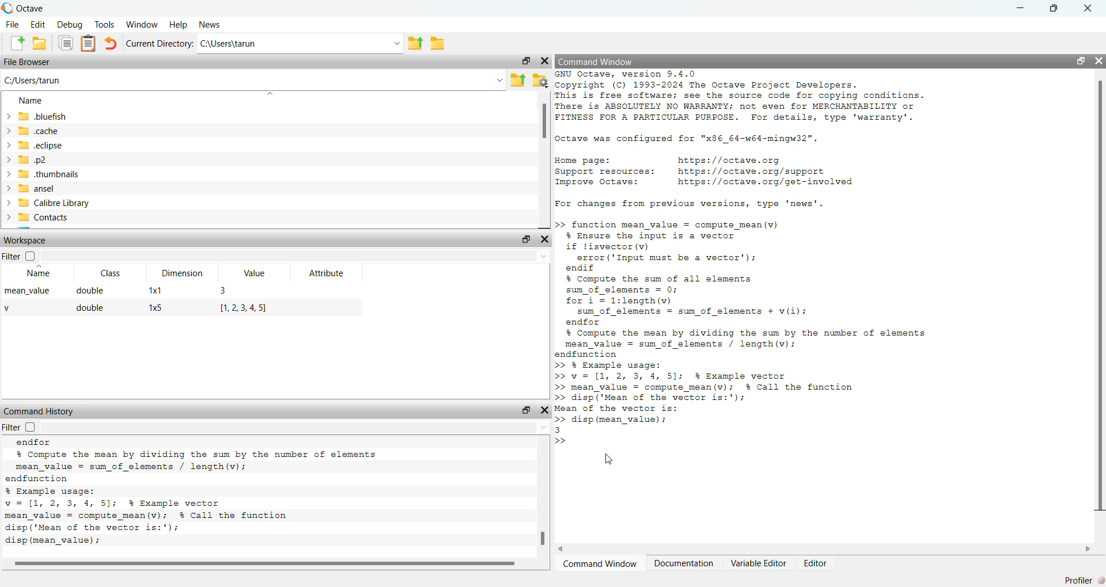 This screenshot has height=587, width=1106. What do you see at coordinates (28, 63) in the screenshot?
I see `File Browser` at bounding box center [28, 63].